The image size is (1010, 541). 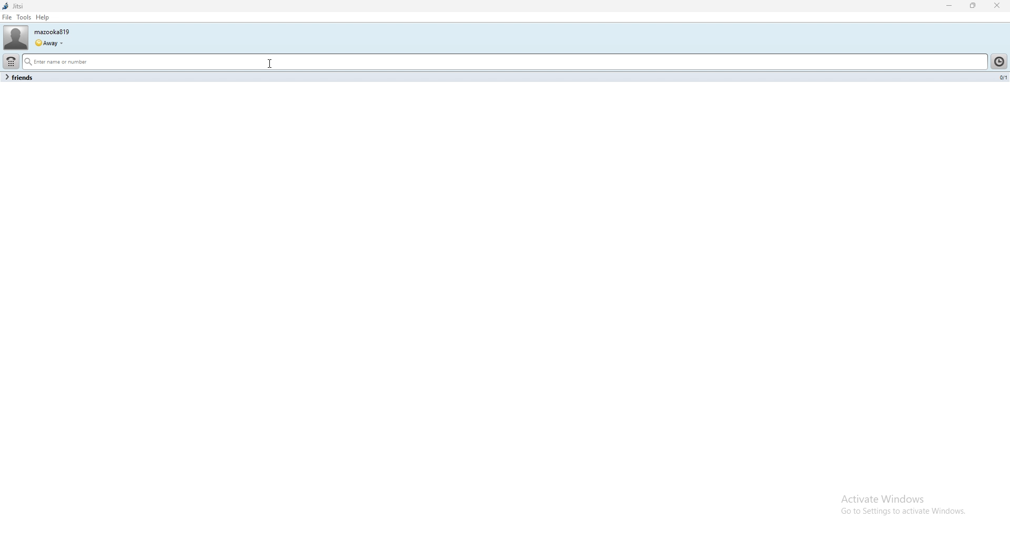 I want to click on dialpad, so click(x=11, y=61).